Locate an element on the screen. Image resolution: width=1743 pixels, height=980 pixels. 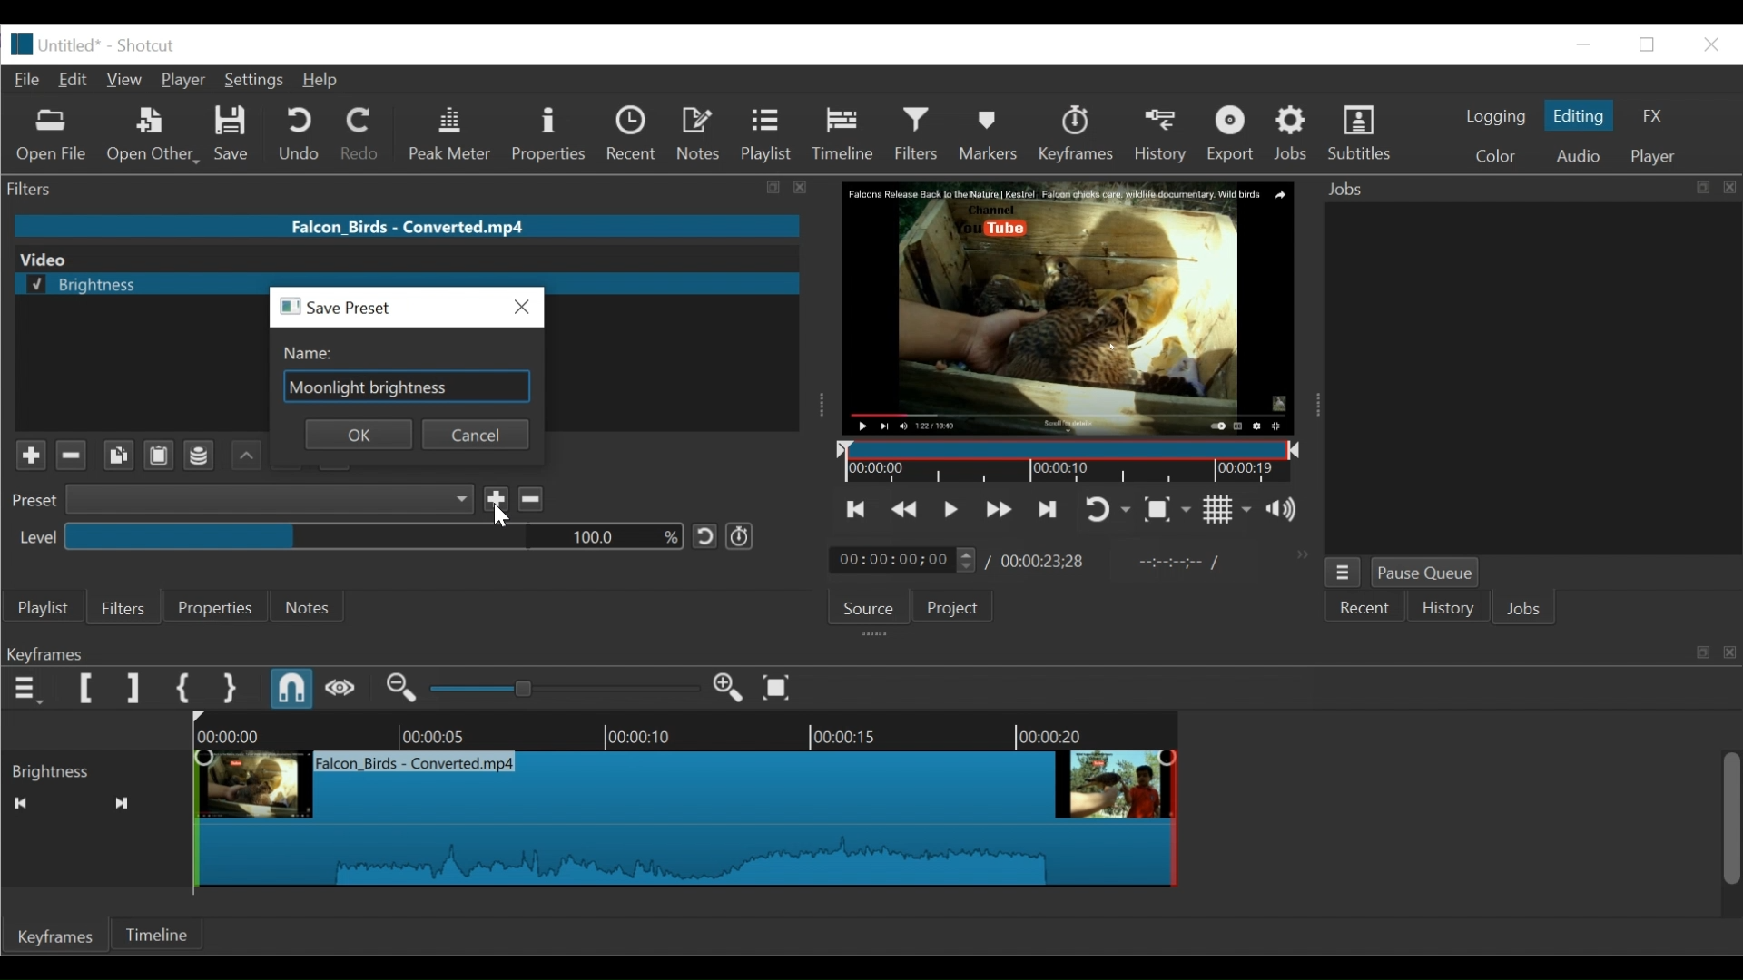
Use keyframe for this parameter is located at coordinates (738, 535).